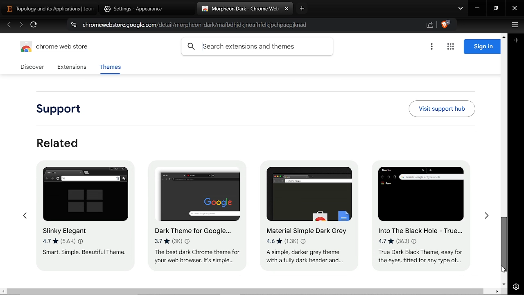  I want to click on Related, so click(58, 143).